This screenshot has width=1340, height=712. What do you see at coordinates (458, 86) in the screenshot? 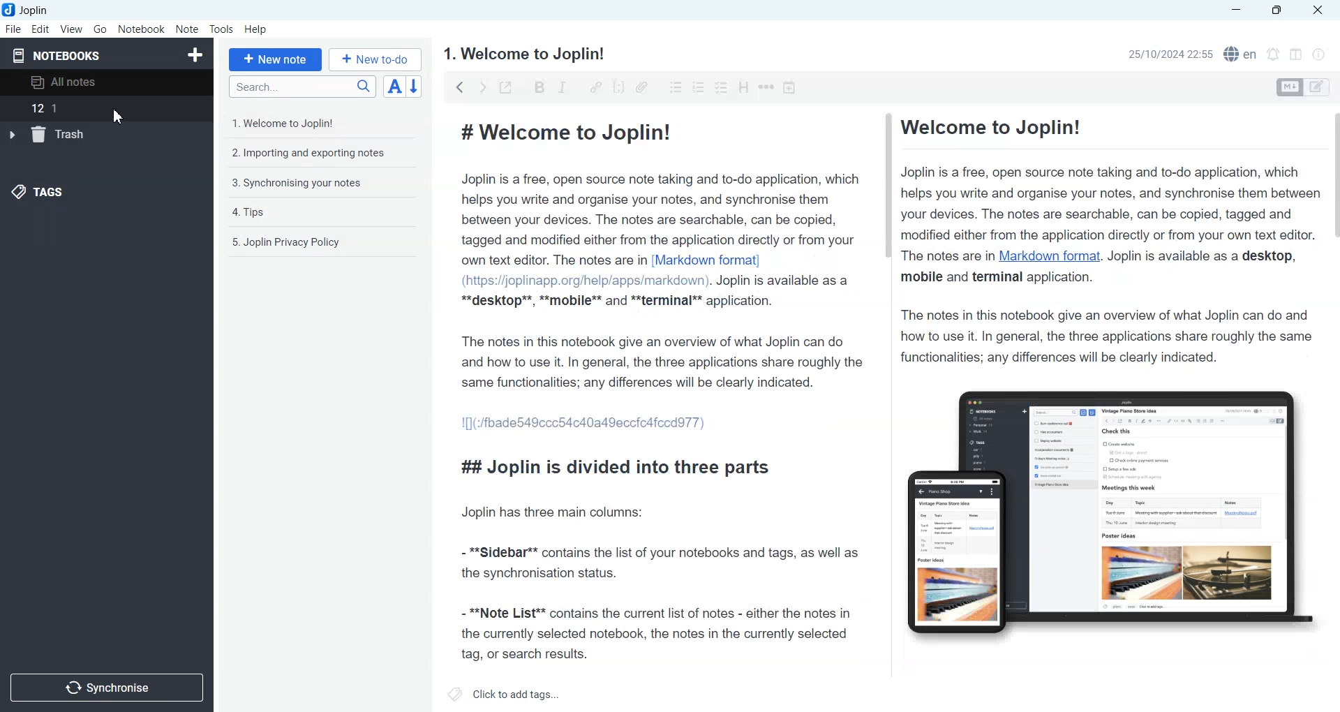
I see `backward` at bounding box center [458, 86].